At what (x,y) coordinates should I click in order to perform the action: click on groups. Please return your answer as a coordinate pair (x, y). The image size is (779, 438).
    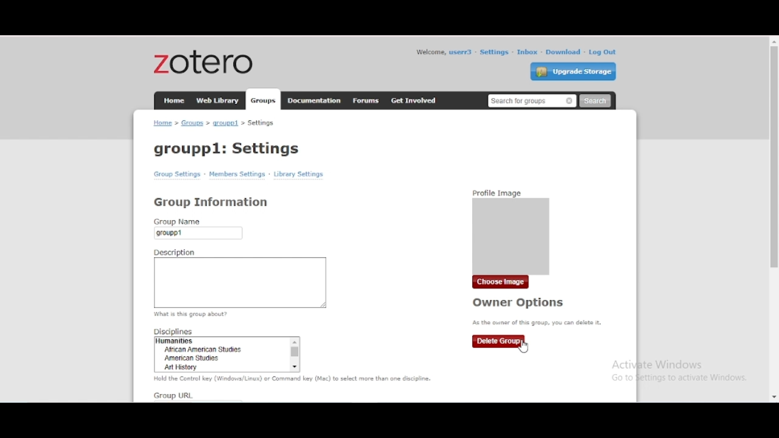
    Looking at the image, I should click on (193, 123).